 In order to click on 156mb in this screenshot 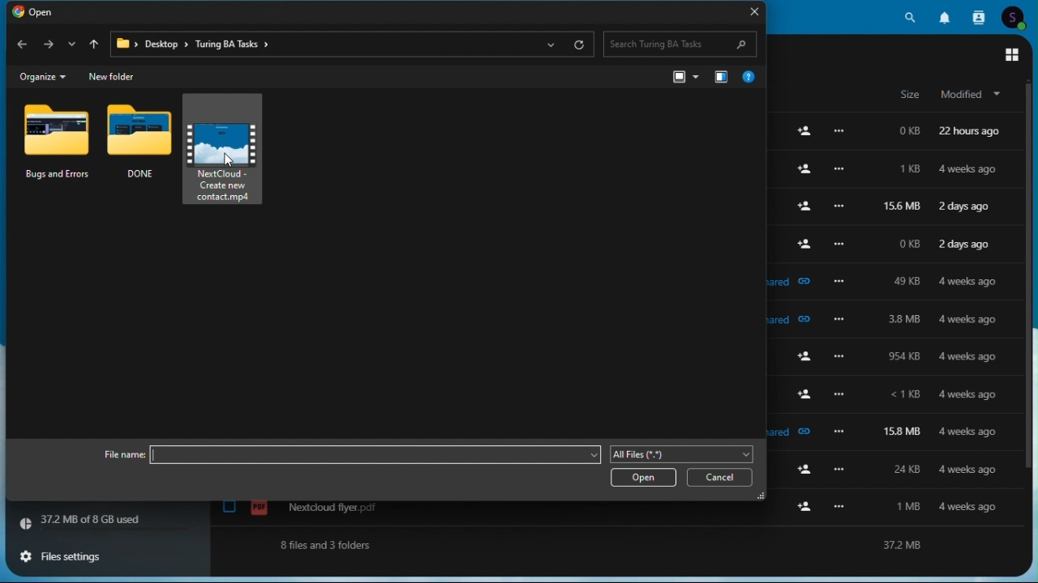, I will do `click(904, 206)`.